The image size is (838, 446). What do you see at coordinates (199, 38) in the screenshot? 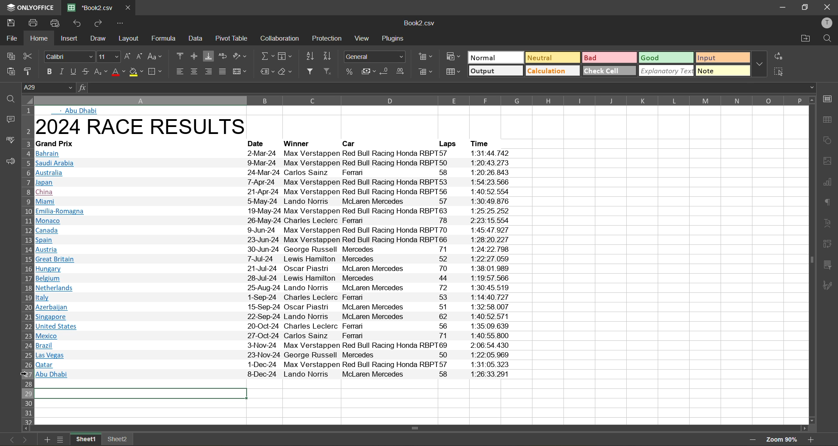
I see `data` at bounding box center [199, 38].